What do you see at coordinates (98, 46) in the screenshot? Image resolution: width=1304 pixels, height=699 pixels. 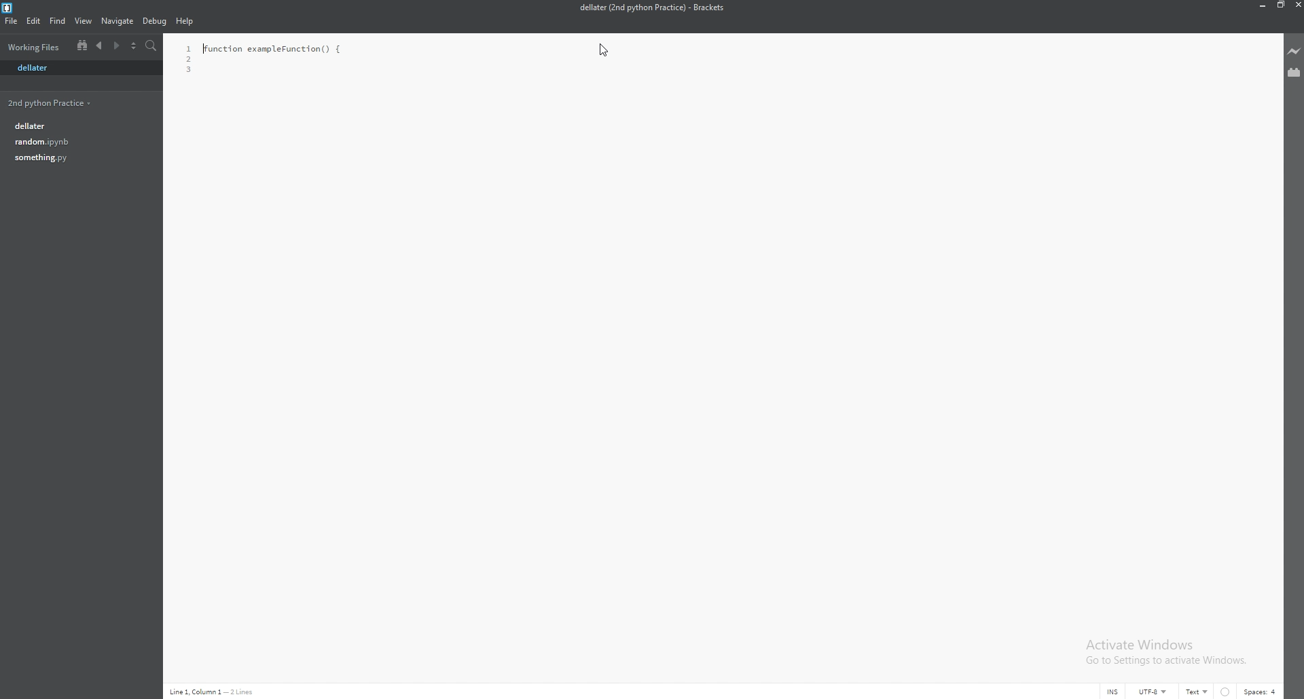 I see `previous` at bounding box center [98, 46].